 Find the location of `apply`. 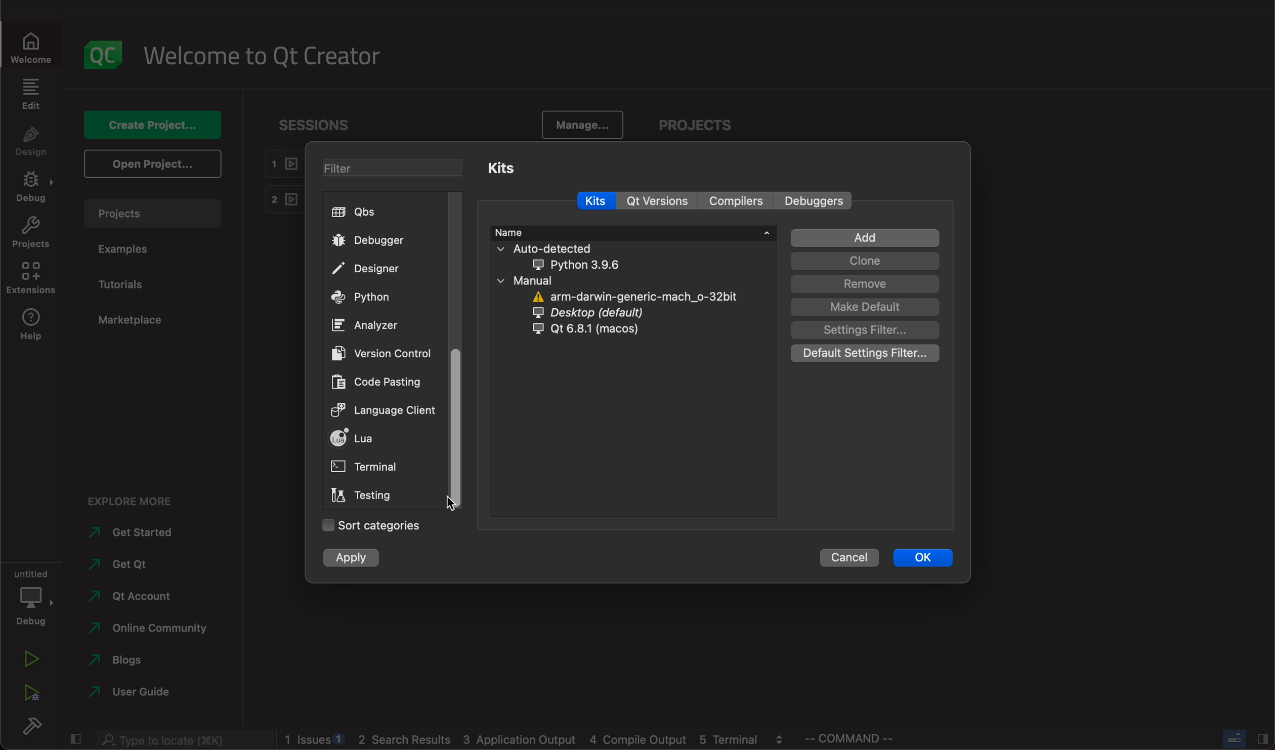

apply is located at coordinates (357, 557).